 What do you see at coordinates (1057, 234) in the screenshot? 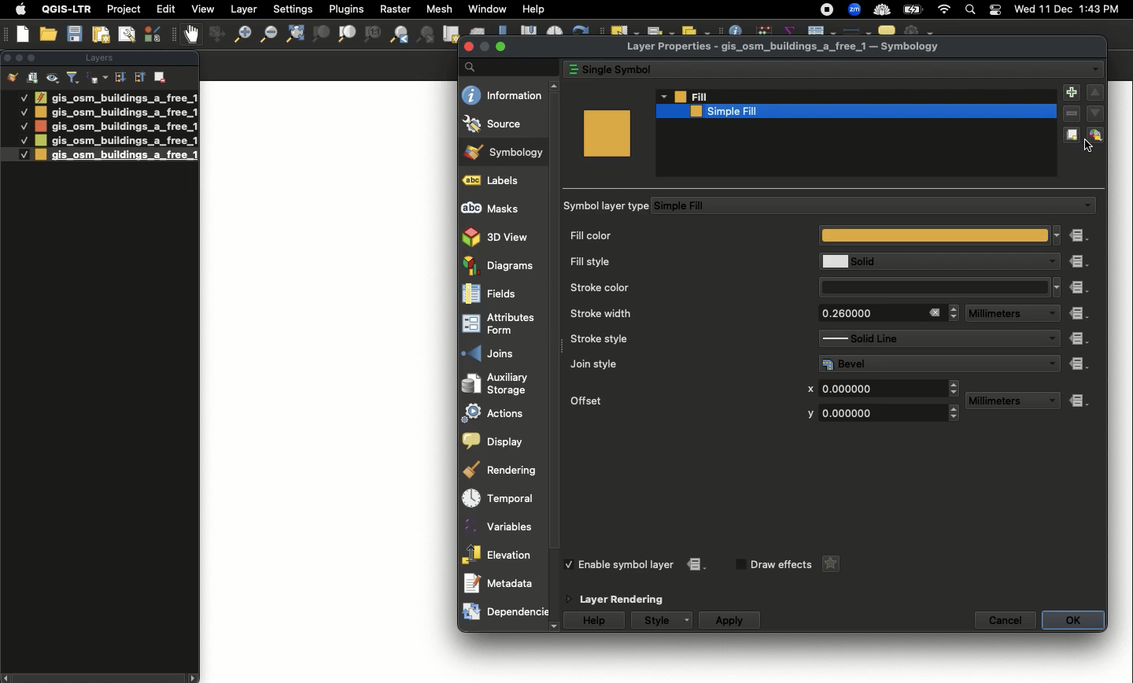
I see `Drop down` at bounding box center [1057, 234].